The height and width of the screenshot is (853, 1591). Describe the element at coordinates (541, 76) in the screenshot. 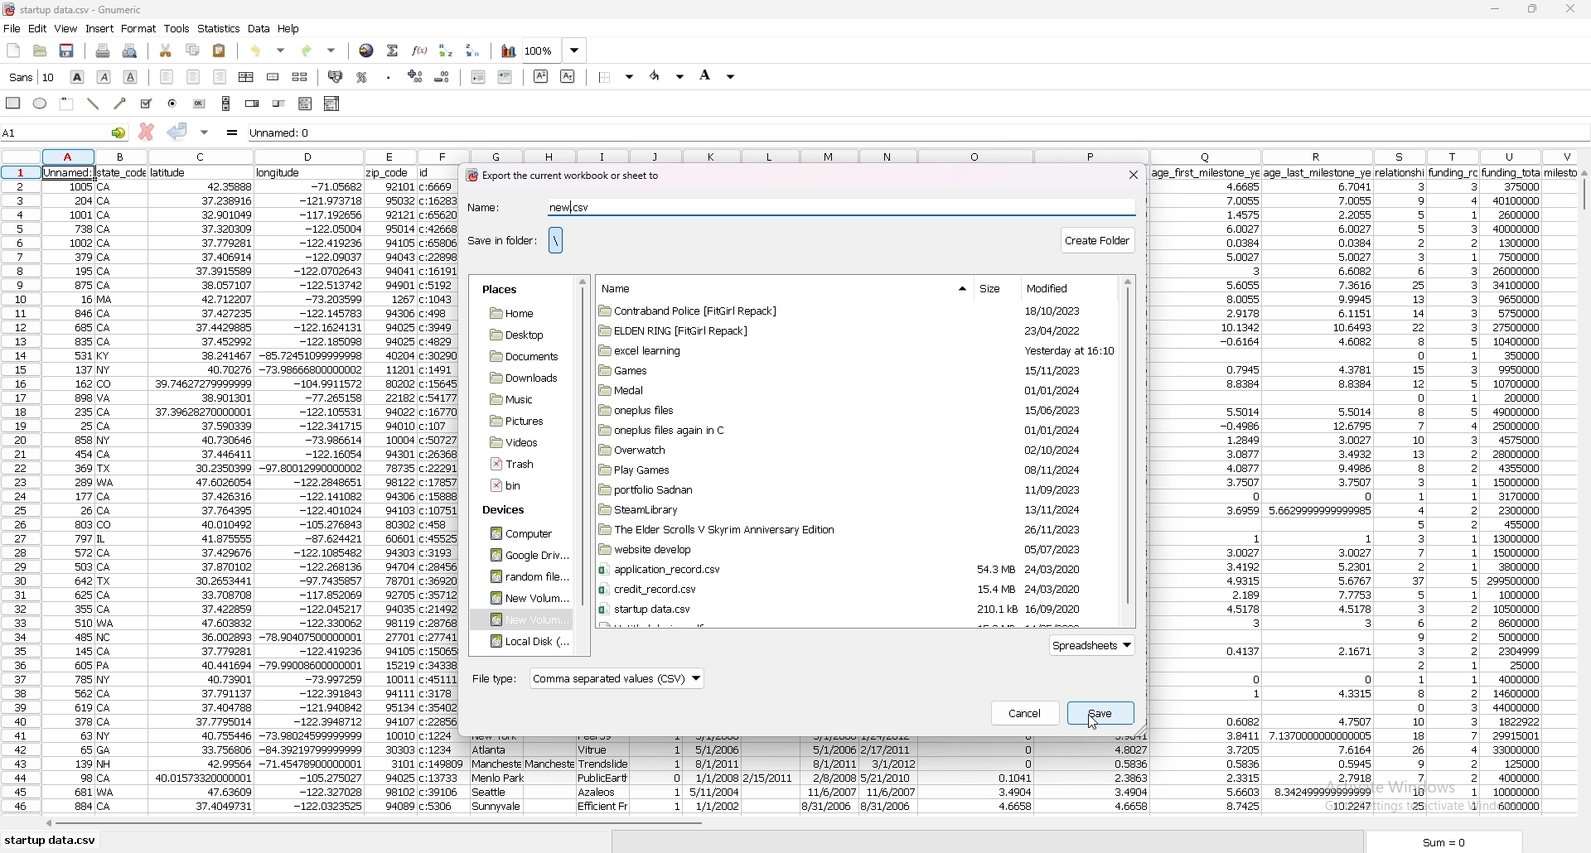

I see `supercript` at that location.